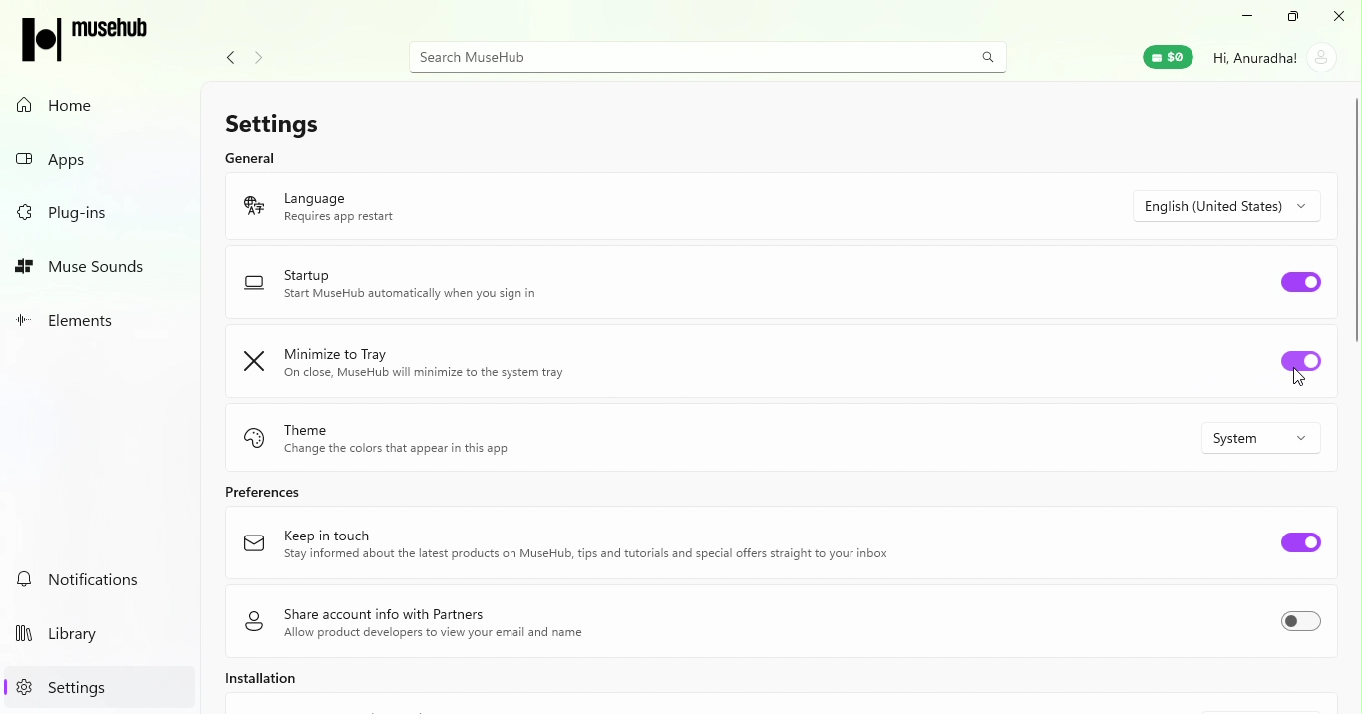  I want to click on Search bar, so click(717, 54).